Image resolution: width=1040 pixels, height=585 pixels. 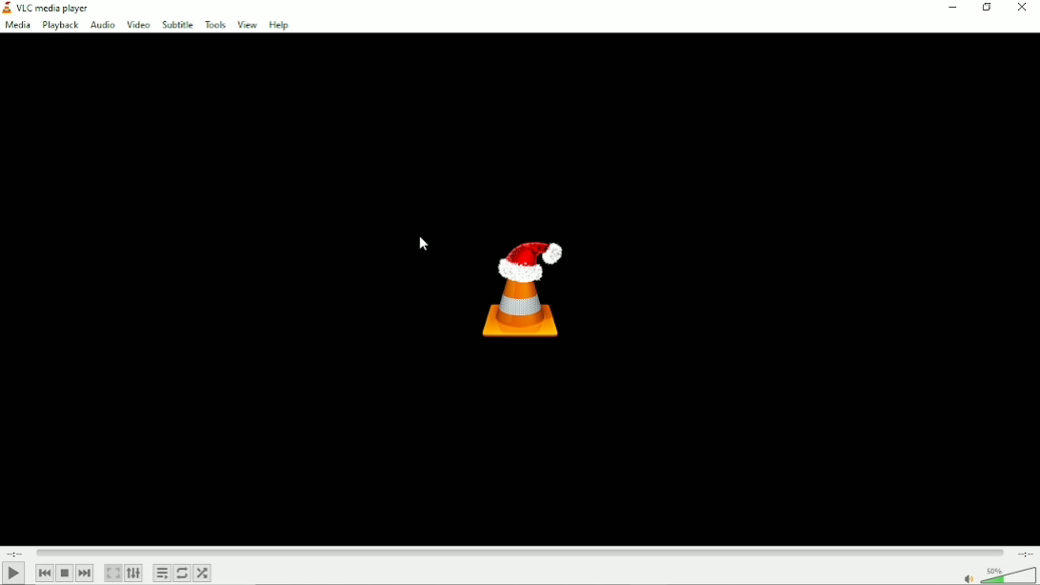 What do you see at coordinates (132, 574) in the screenshot?
I see `Show extended settings` at bounding box center [132, 574].